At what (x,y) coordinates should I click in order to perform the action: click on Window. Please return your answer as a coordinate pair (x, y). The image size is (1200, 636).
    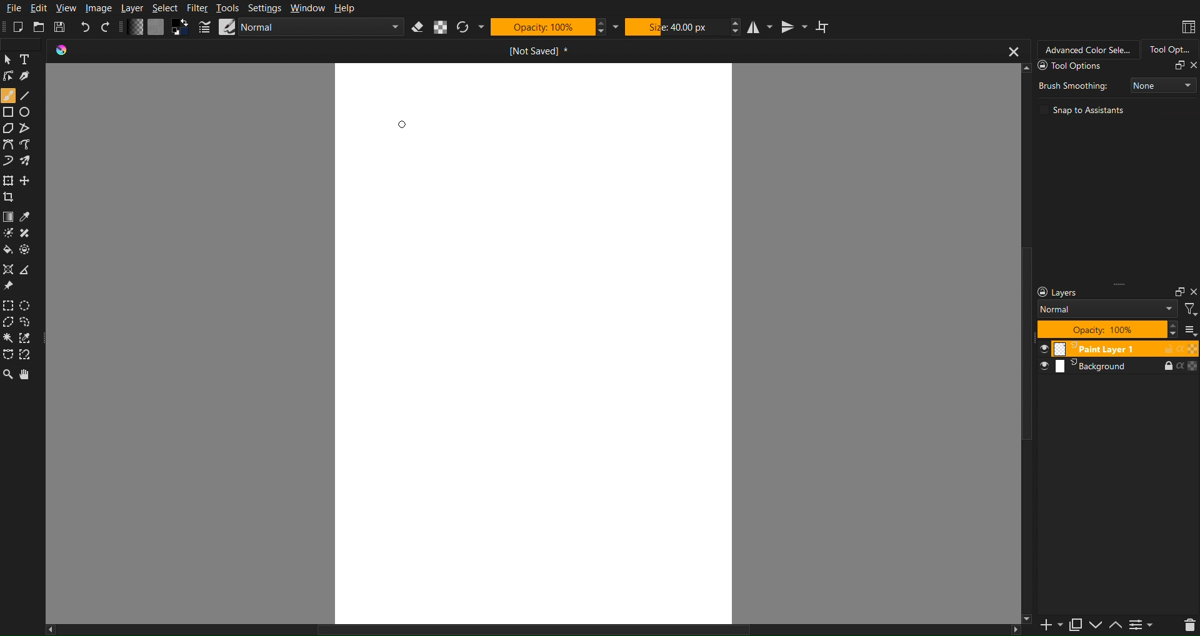
    Looking at the image, I should click on (307, 7).